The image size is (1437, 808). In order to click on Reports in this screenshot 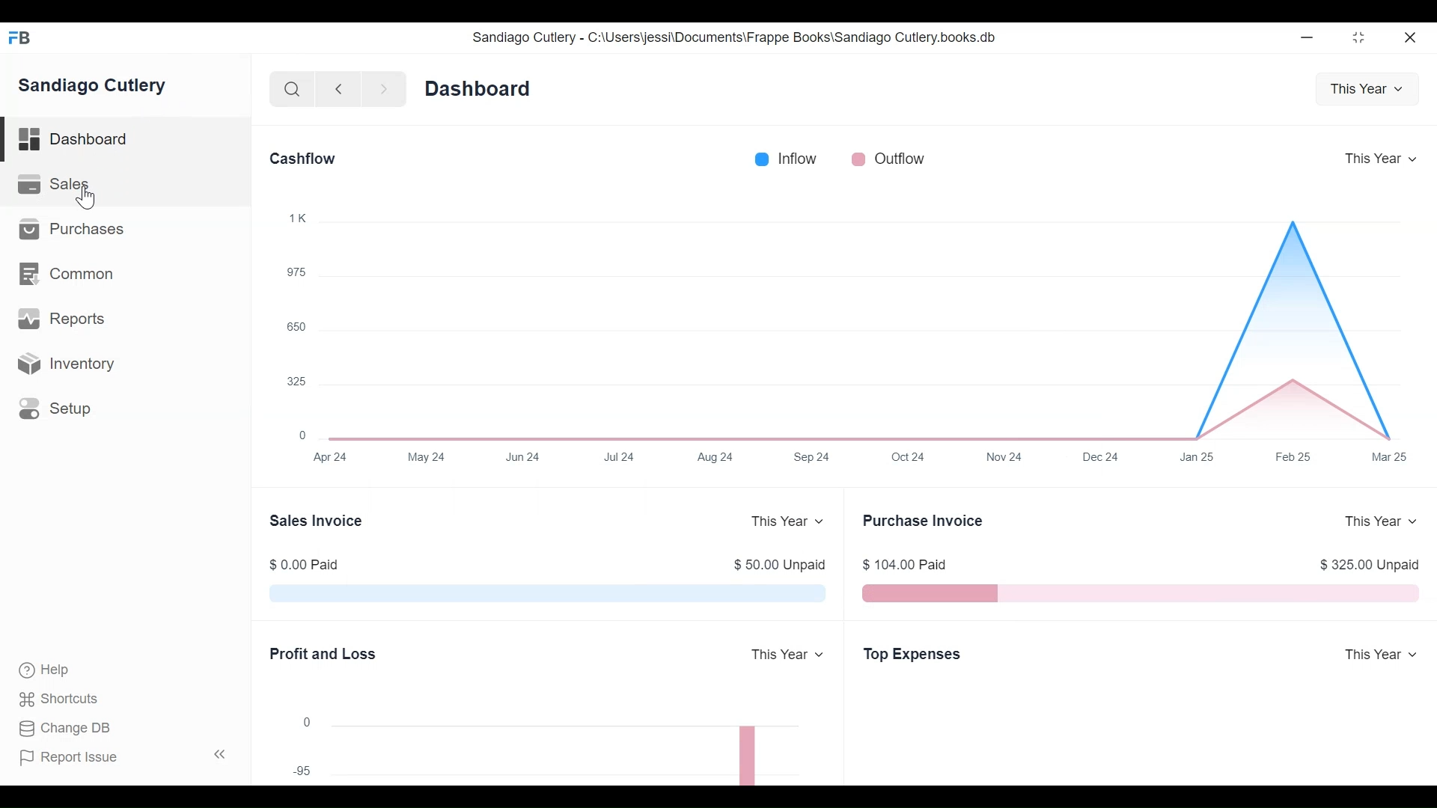, I will do `click(65, 320)`.